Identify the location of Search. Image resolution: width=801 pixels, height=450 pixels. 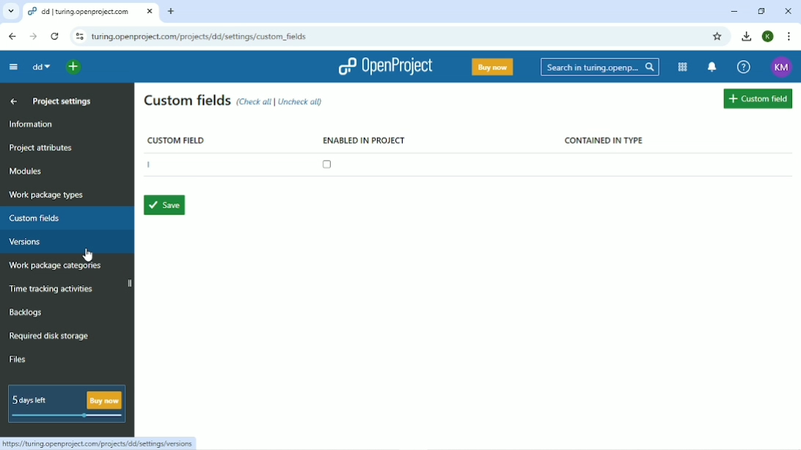
(601, 67).